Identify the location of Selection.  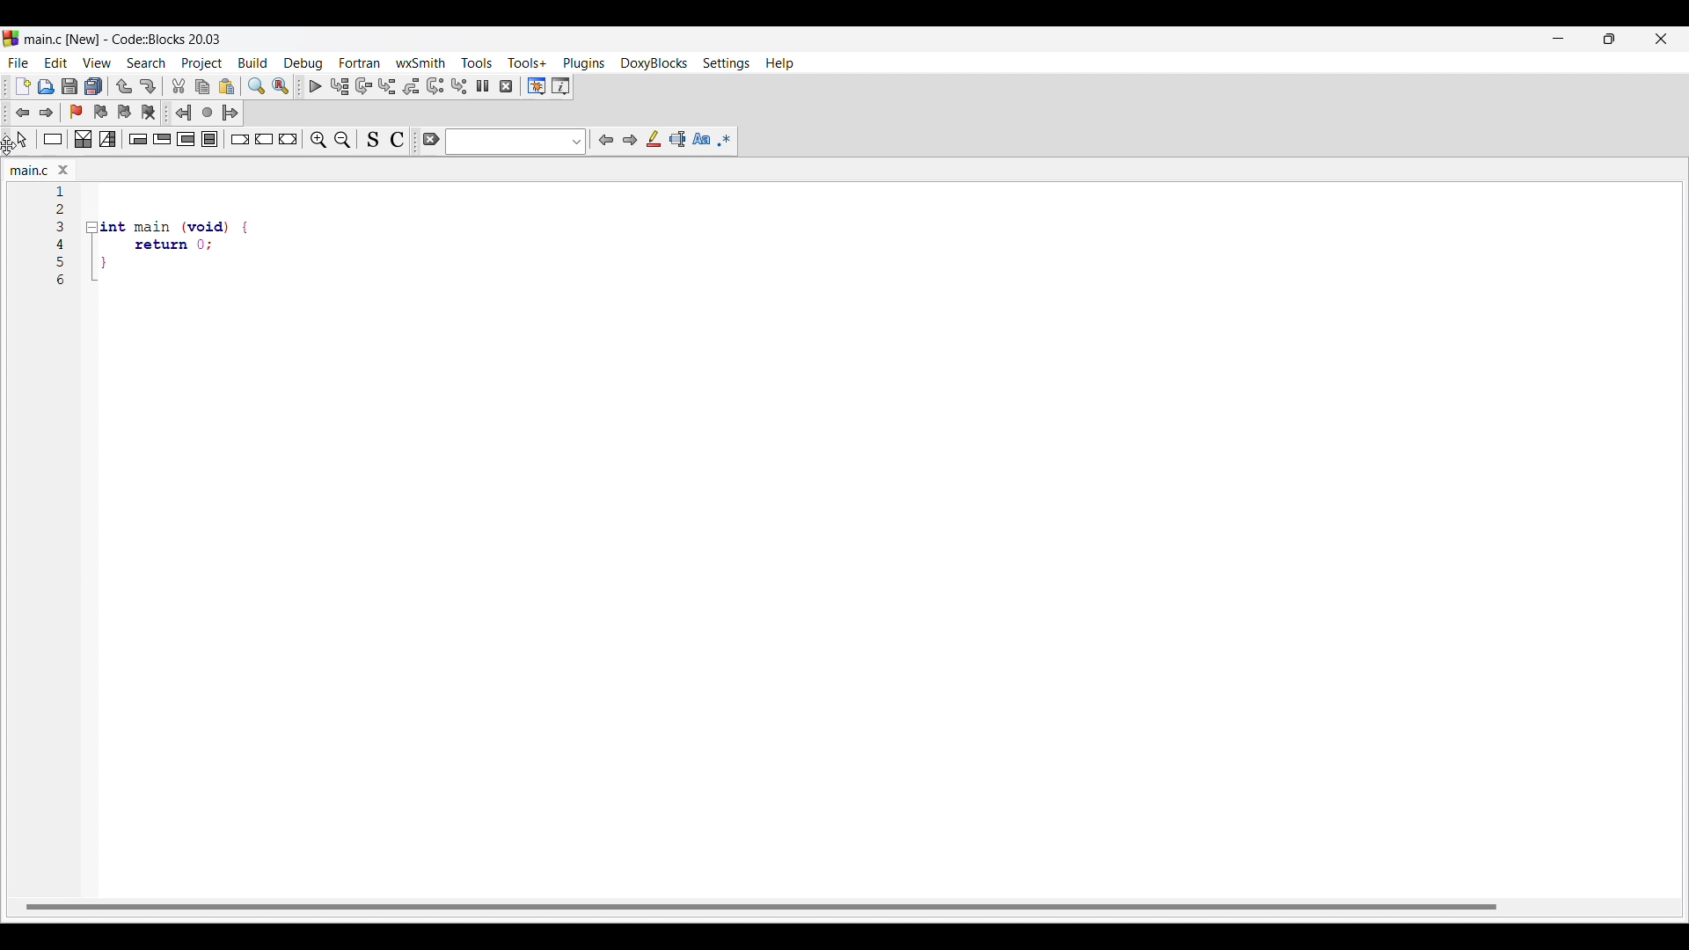
(107, 139).